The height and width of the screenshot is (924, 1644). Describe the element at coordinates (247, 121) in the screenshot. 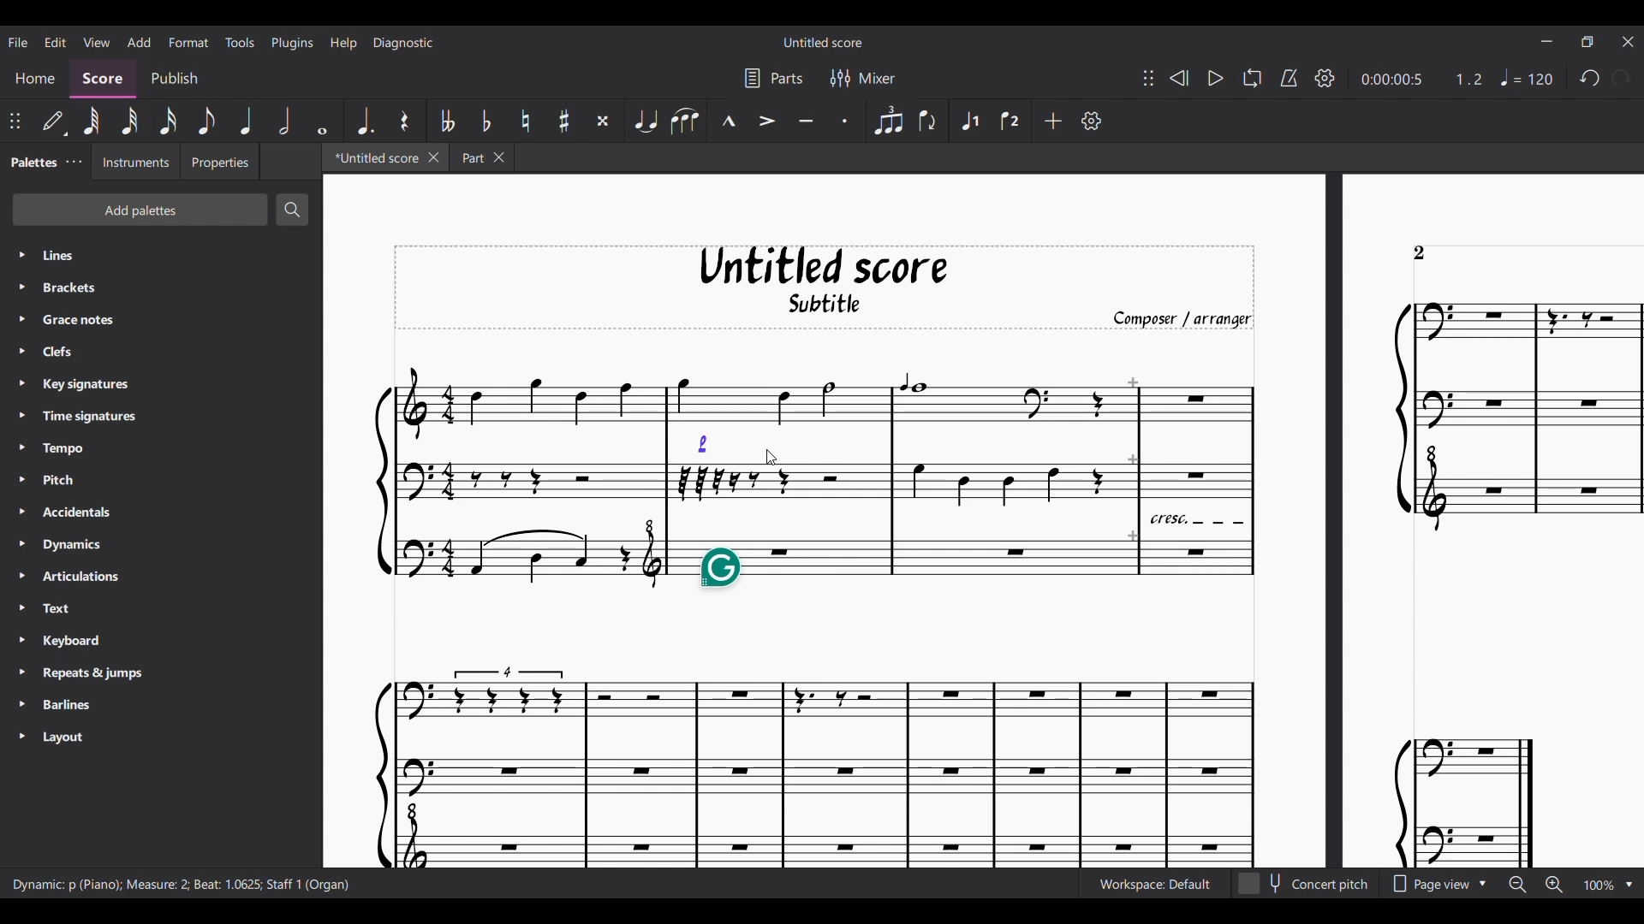

I see `Quarter note` at that location.